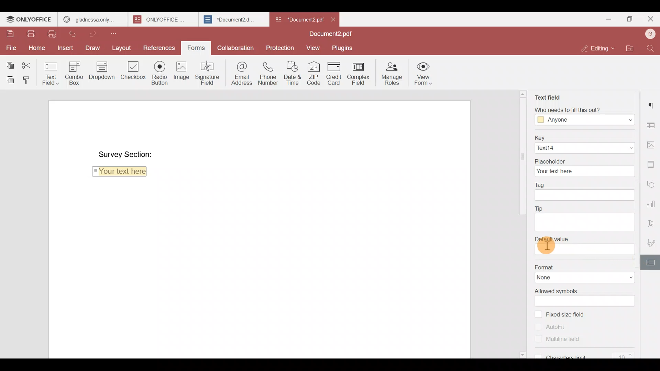  I want to click on textbox, so click(586, 250).